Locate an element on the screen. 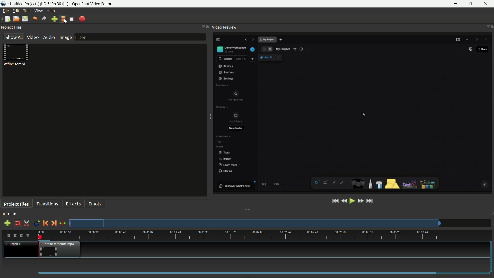 The width and height of the screenshot is (494, 278). cursor is located at coordinates (66, 22).